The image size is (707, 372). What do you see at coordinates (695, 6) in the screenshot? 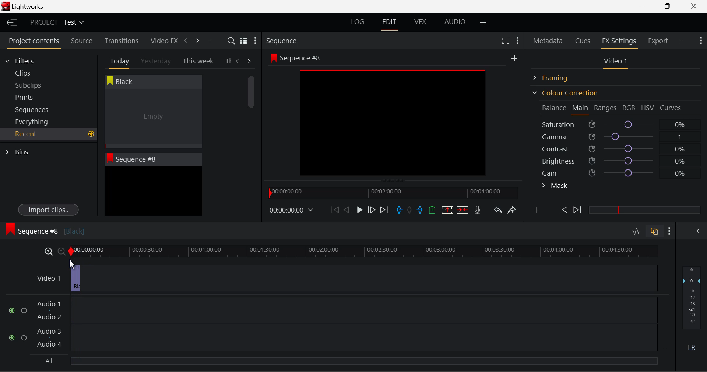
I see `Close` at bounding box center [695, 6].